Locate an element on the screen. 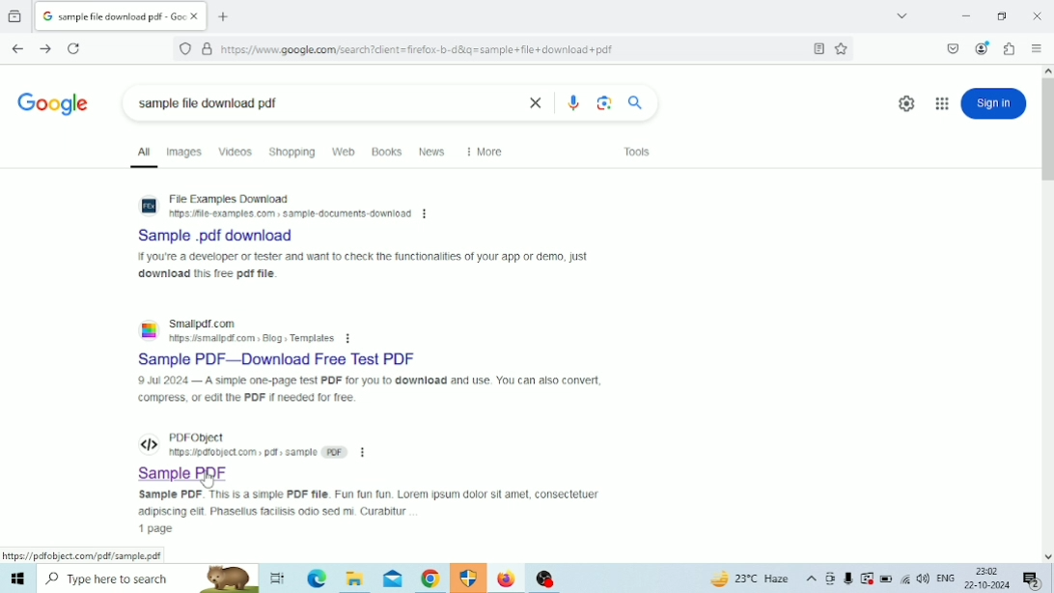 The image size is (1054, 593). All is located at coordinates (144, 155).